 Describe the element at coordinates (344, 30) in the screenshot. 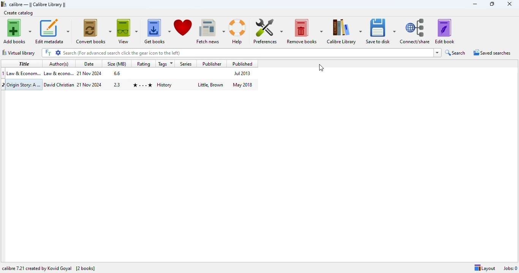

I see `calibre library` at that location.